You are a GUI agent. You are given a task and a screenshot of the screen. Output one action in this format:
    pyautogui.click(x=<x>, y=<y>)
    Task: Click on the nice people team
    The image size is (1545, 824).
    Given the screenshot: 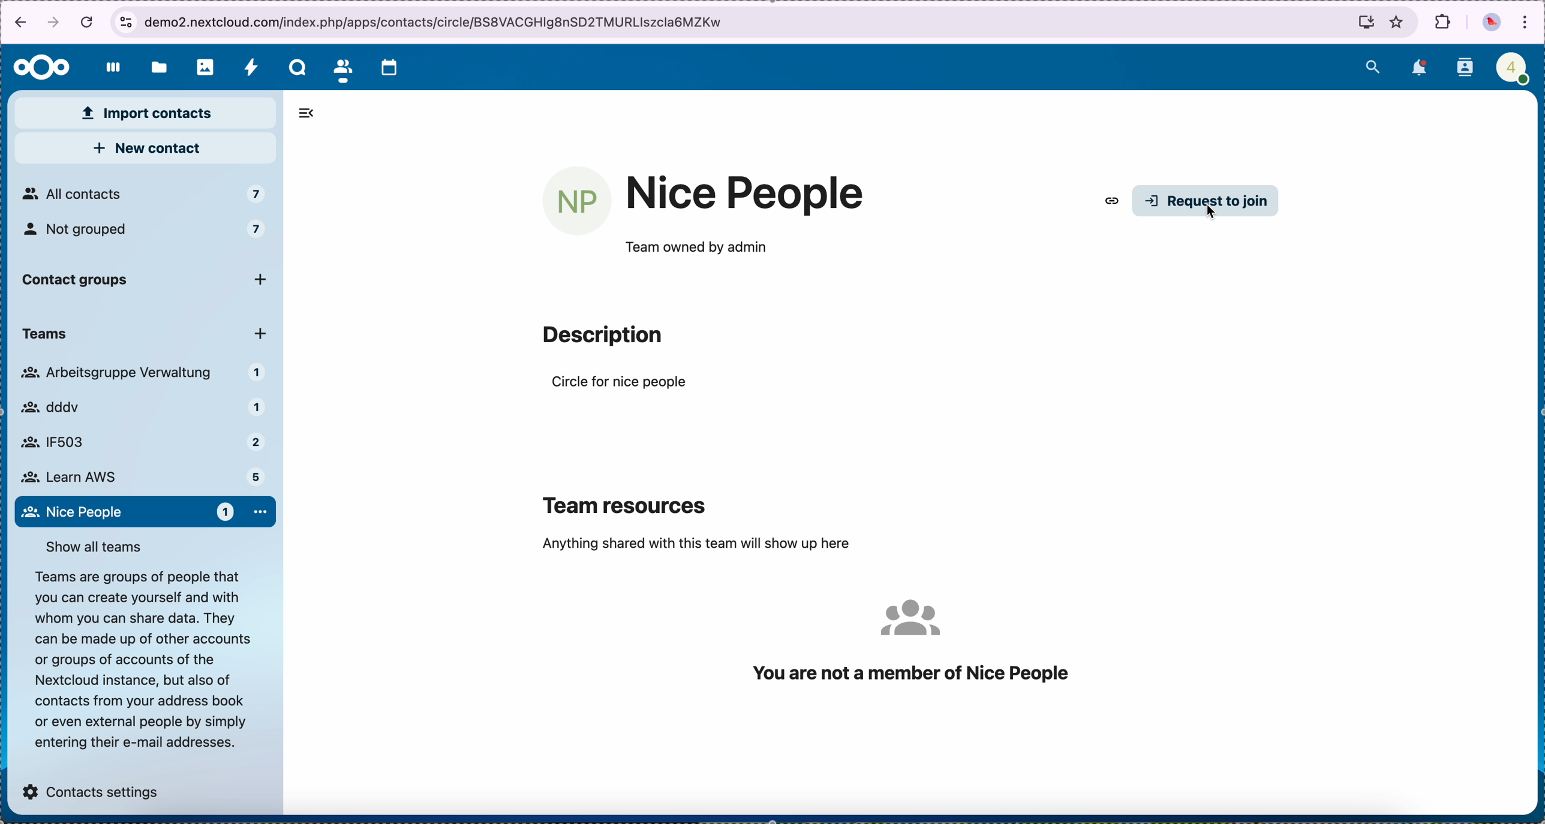 What is the action you would take?
    pyautogui.click(x=746, y=194)
    